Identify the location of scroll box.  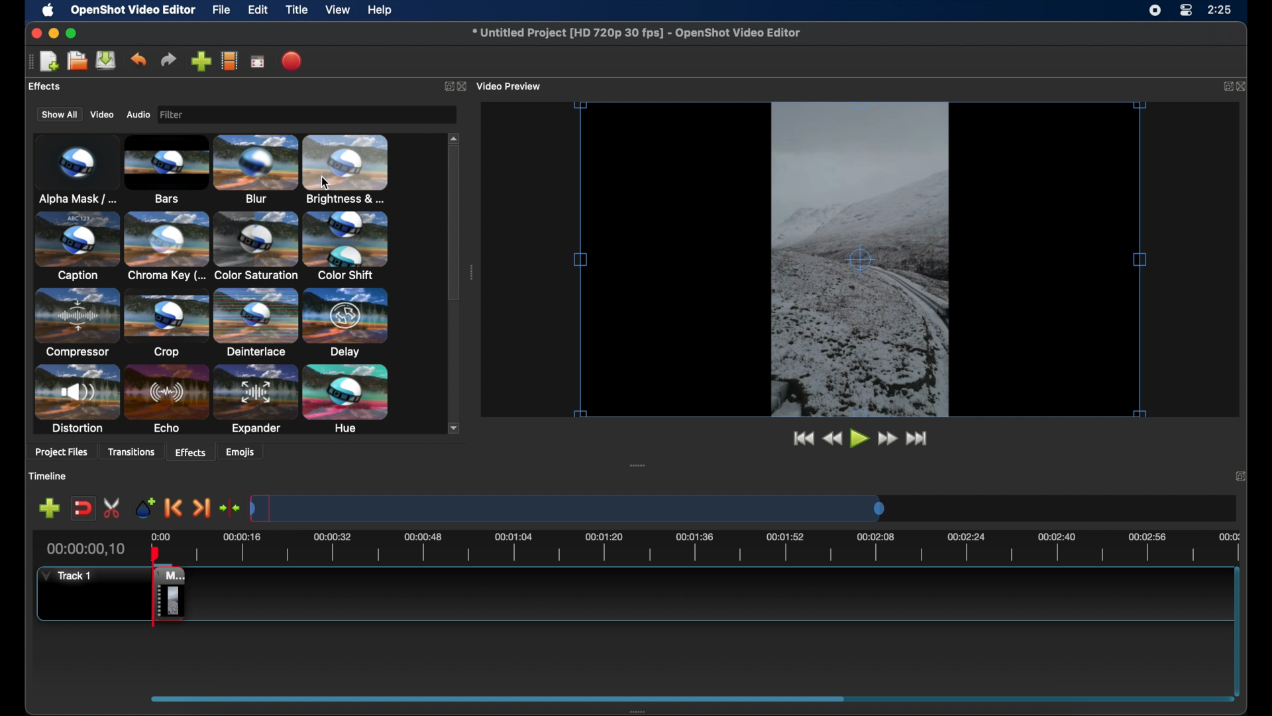
(454, 225).